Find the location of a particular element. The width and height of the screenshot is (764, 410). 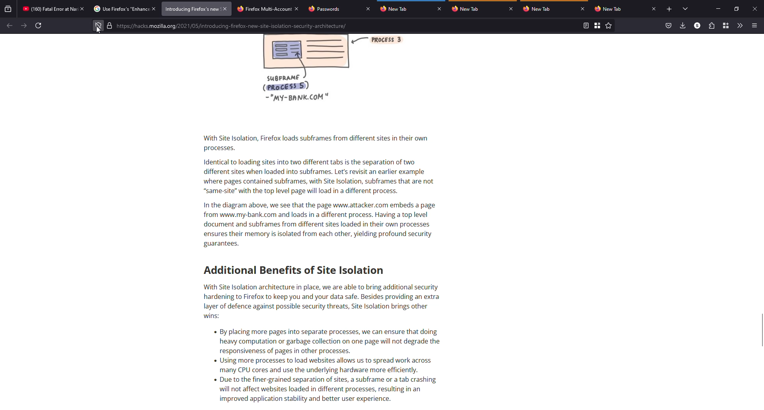

downloads is located at coordinates (682, 25).